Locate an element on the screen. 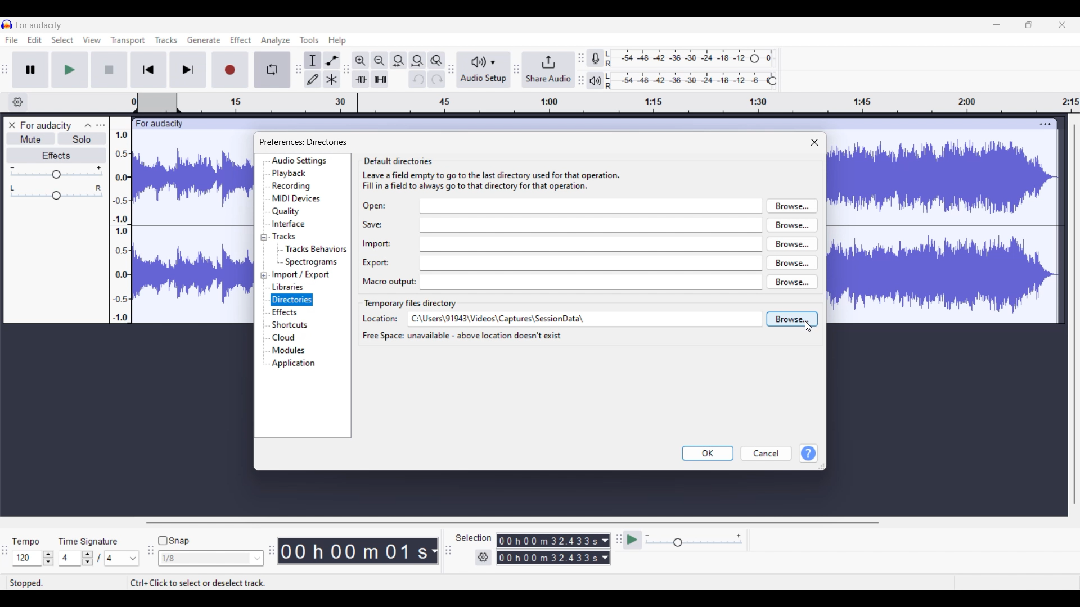 This screenshot has height=607, width=1080. Volume scale is located at coordinates (56, 171).